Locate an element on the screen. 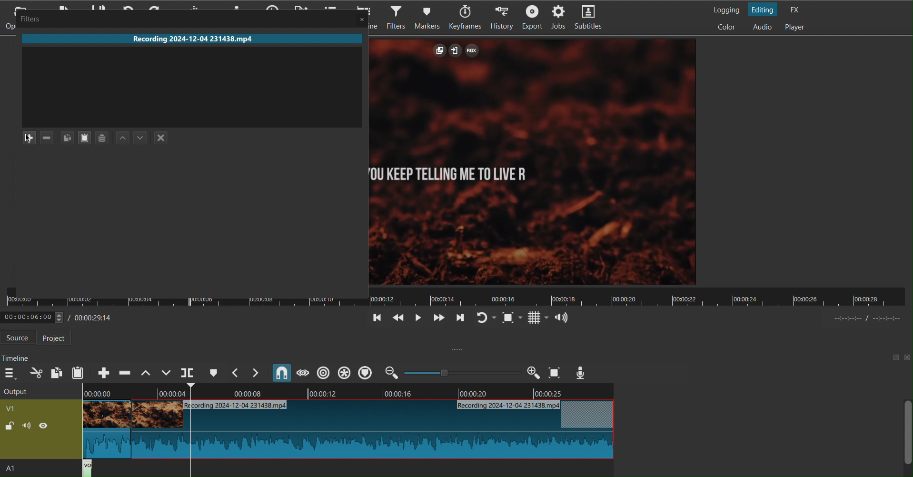  Lift is located at coordinates (144, 373).